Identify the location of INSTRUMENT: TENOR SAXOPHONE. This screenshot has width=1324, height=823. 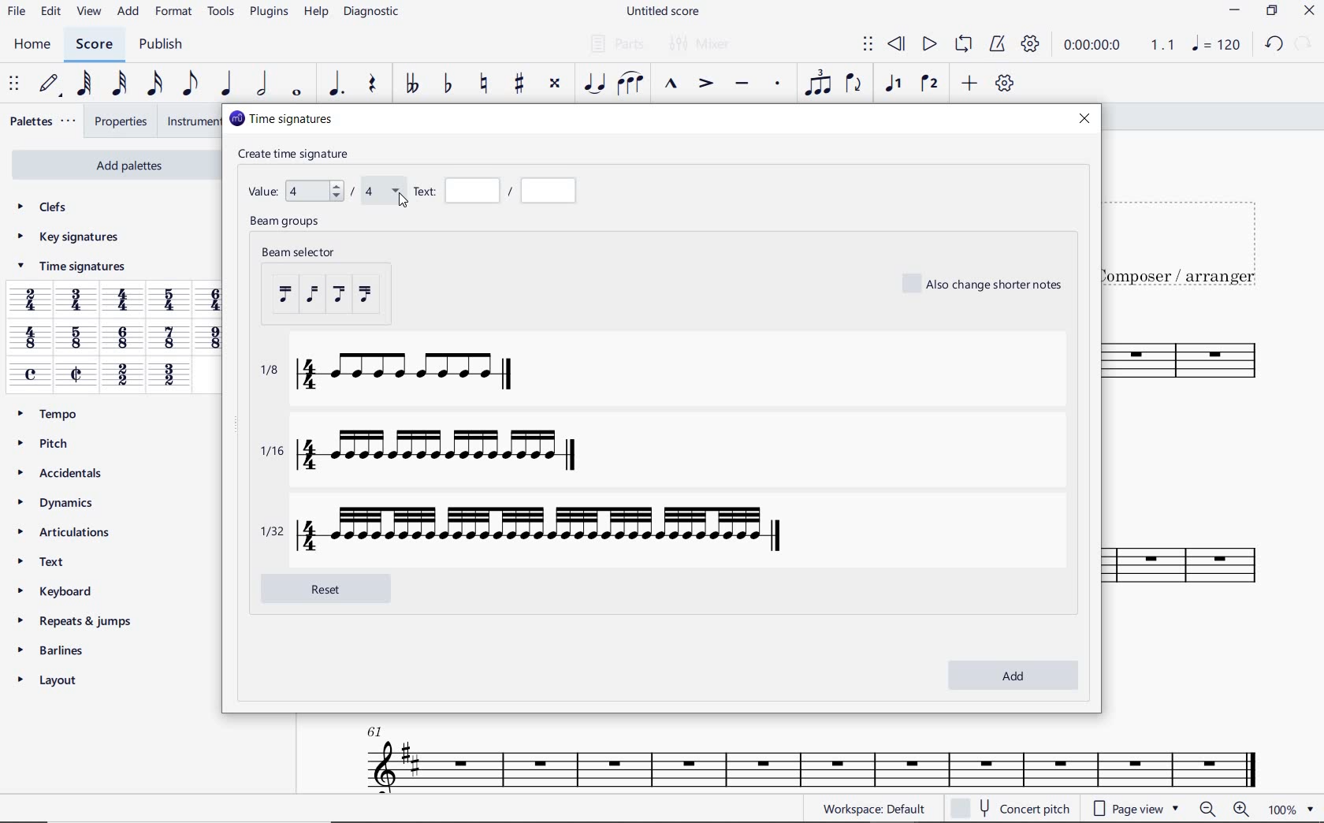
(1190, 476).